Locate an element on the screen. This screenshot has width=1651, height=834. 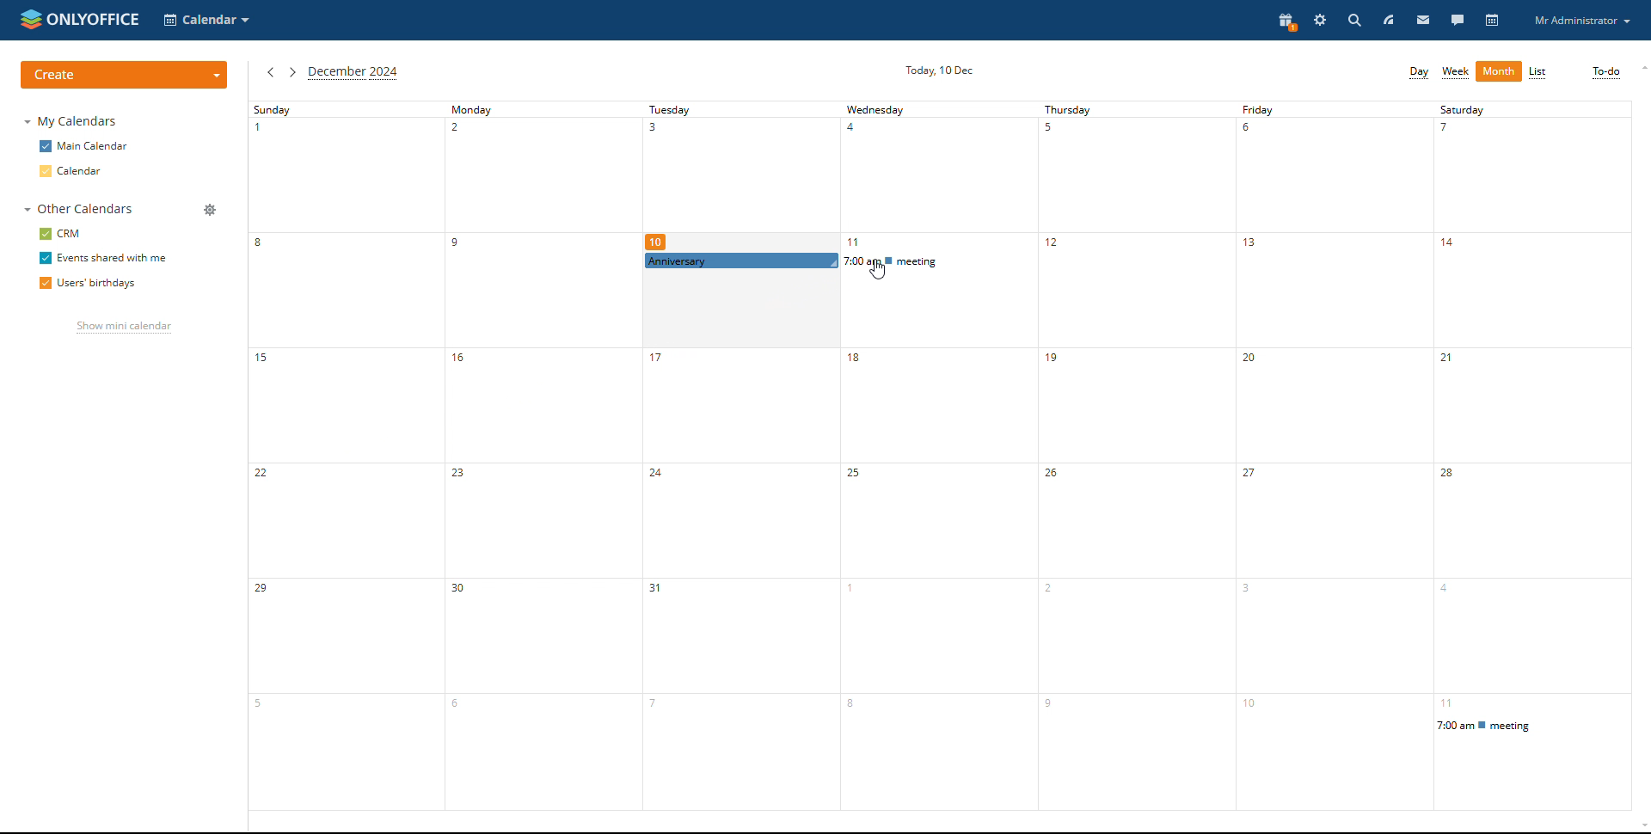
create is located at coordinates (126, 73).